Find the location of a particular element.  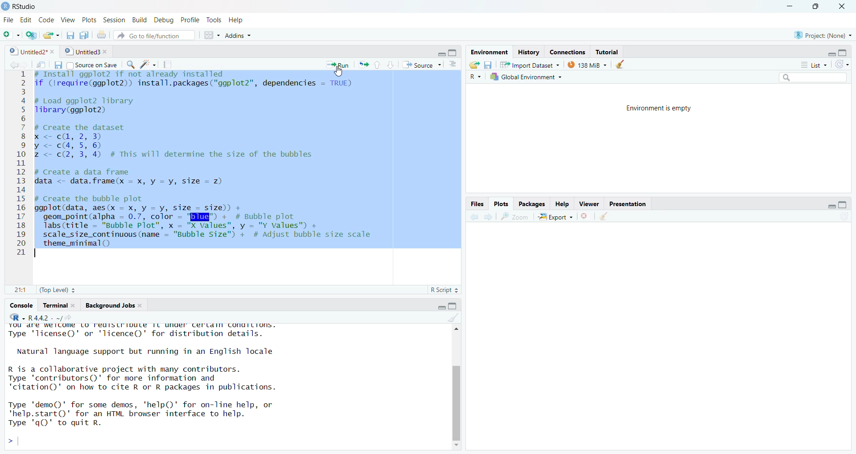

History is located at coordinates (527, 51).